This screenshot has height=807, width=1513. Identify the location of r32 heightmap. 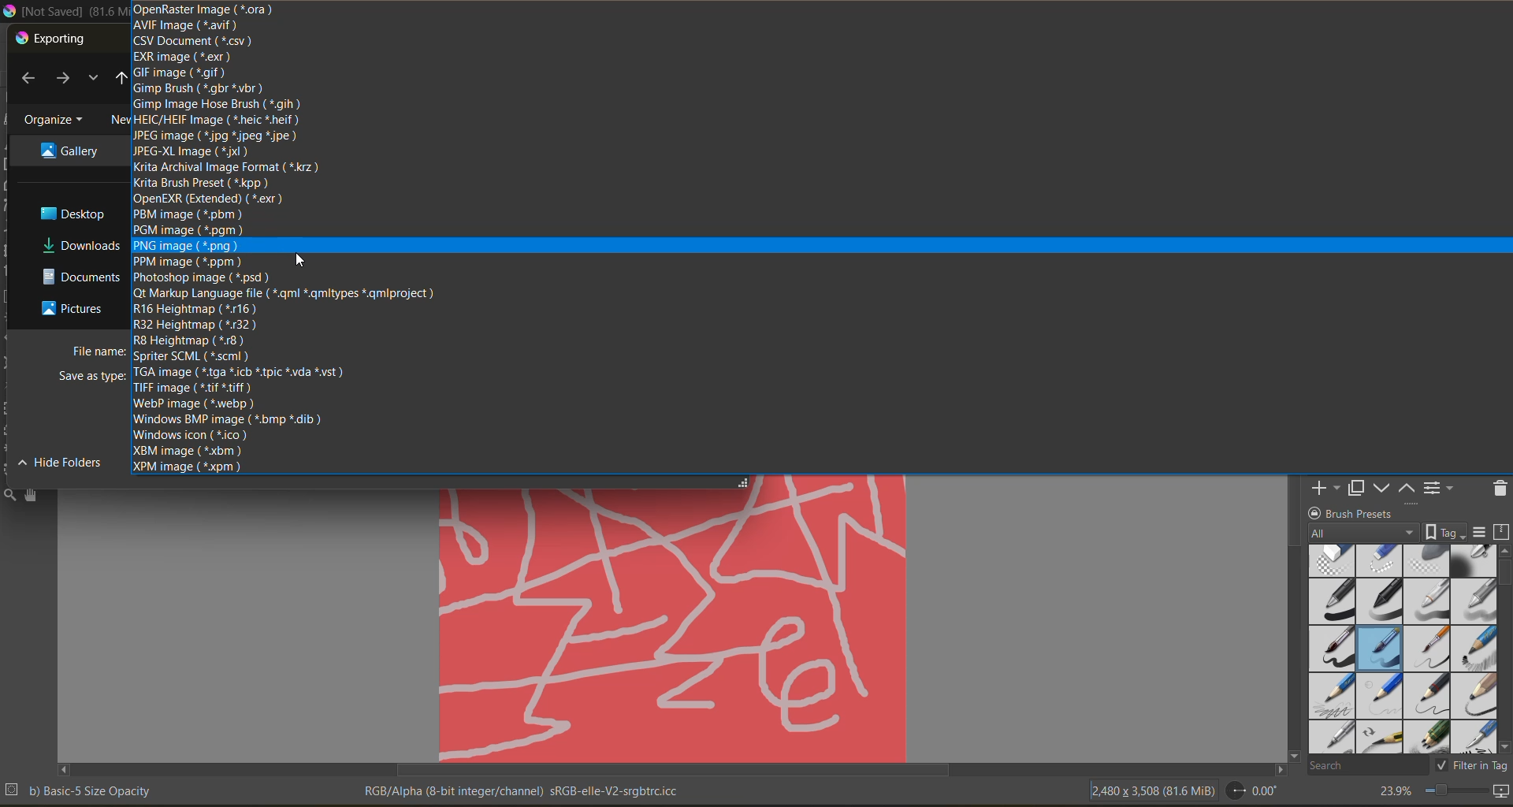
(199, 325).